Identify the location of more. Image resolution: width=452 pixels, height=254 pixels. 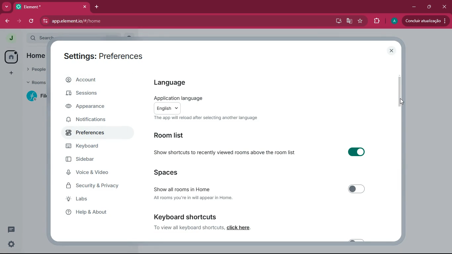
(5, 7).